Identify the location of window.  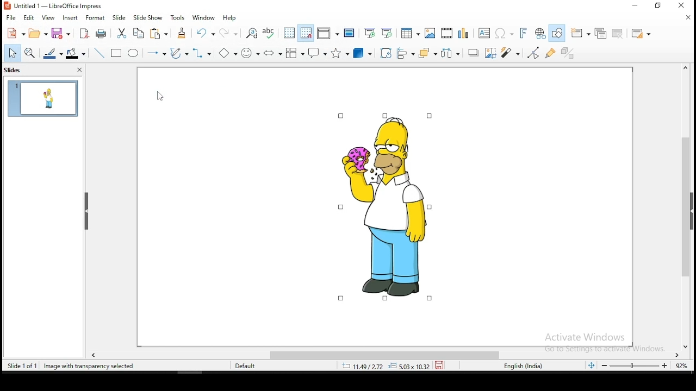
(204, 17).